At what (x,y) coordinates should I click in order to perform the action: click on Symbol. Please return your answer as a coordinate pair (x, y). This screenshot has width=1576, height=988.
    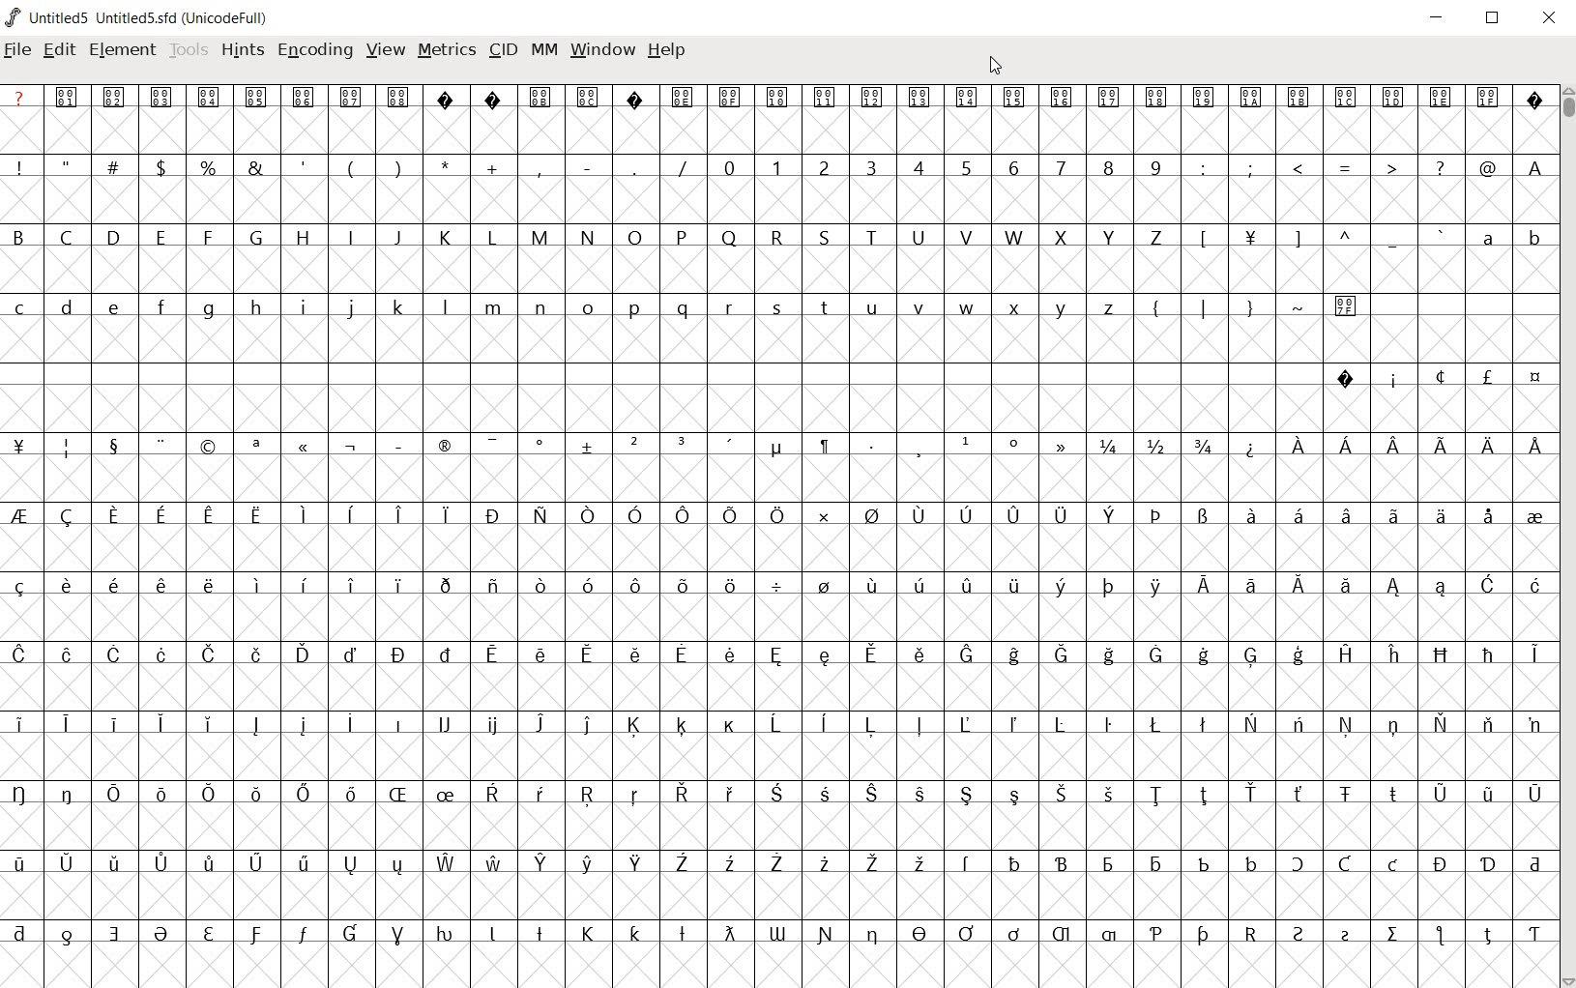
    Looking at the image, I should click on (1487, 515).